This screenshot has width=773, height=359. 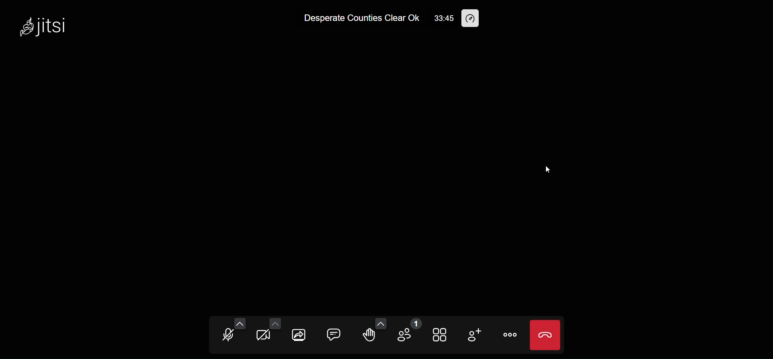 I want to click on cursor, so click(x=548, y=168).